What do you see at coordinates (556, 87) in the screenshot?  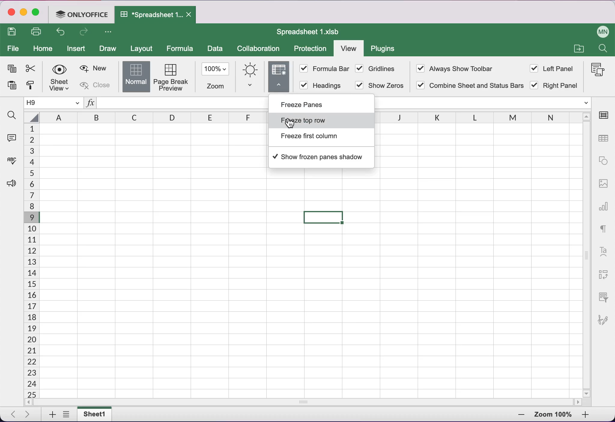 I see `right panel` at bounding box center [556, 87].